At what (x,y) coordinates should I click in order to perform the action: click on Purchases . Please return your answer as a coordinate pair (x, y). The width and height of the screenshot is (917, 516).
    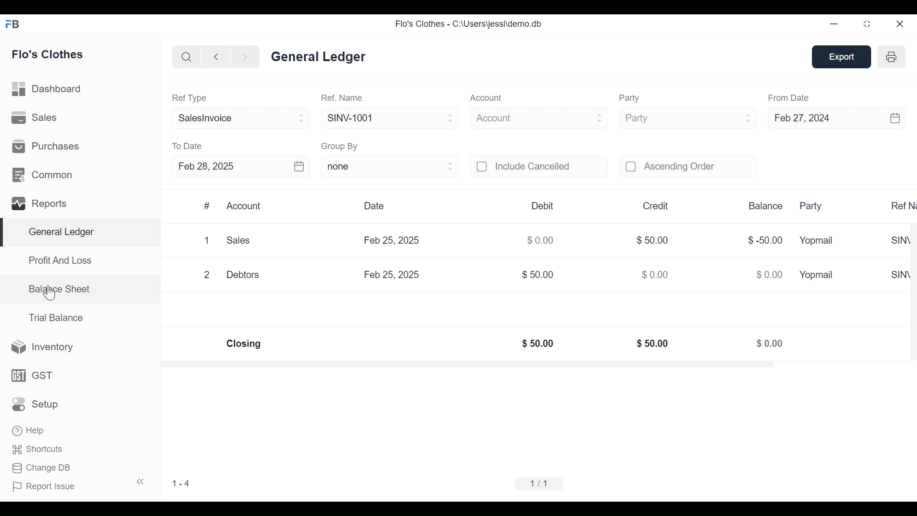
    Looking at the image, I should click on (46, 145).